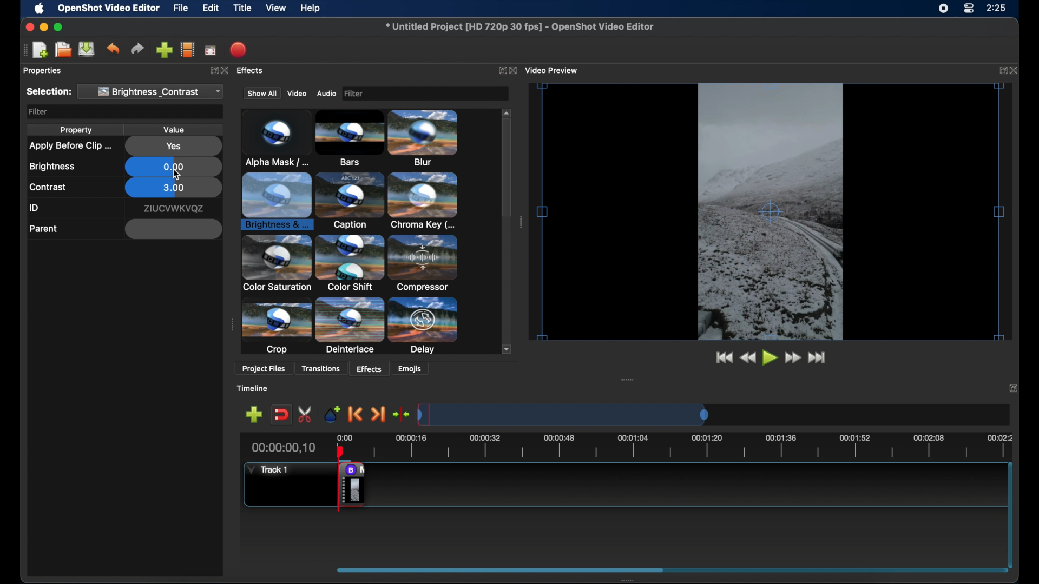 This screenshot has width=1039, height=584. What do you see at coordinates (211, 51) in the screenshot?
I see `full screen` at bounding box center [211, 51].